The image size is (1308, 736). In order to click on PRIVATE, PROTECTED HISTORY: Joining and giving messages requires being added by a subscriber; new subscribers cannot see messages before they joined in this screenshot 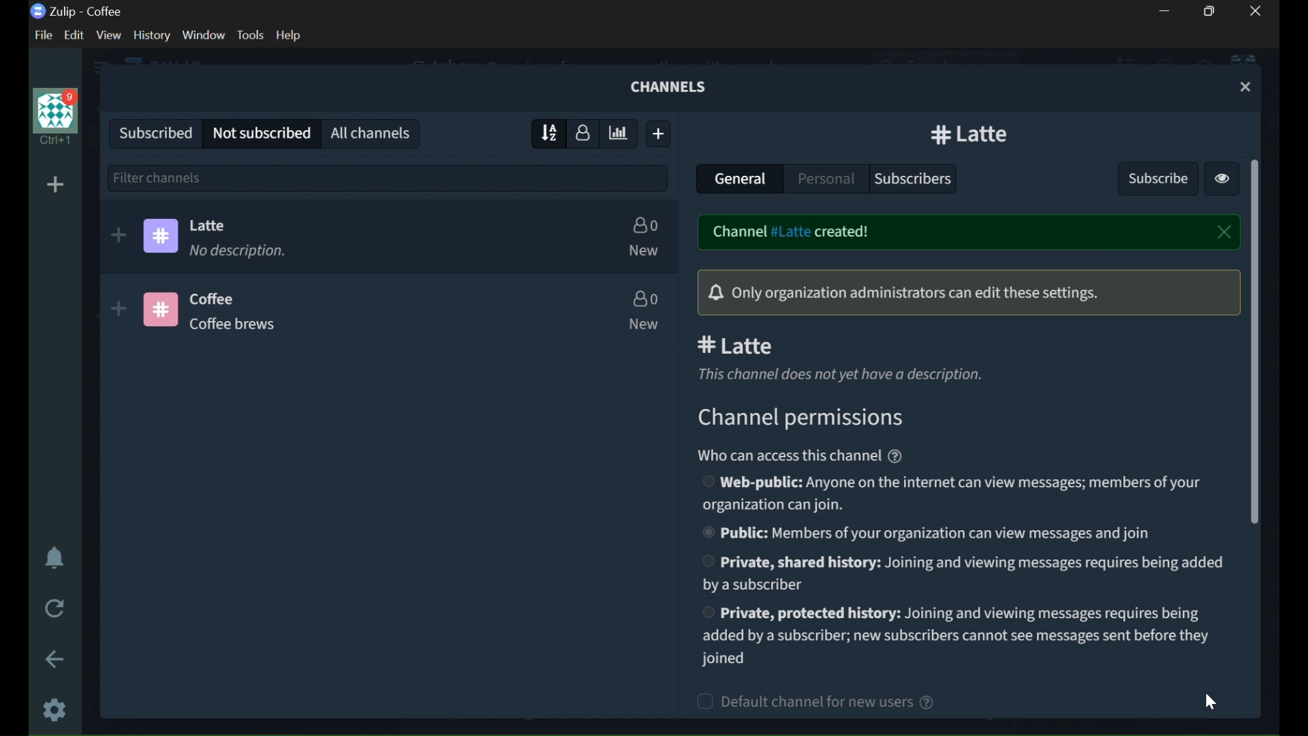, I will do `click(956, 636)`.